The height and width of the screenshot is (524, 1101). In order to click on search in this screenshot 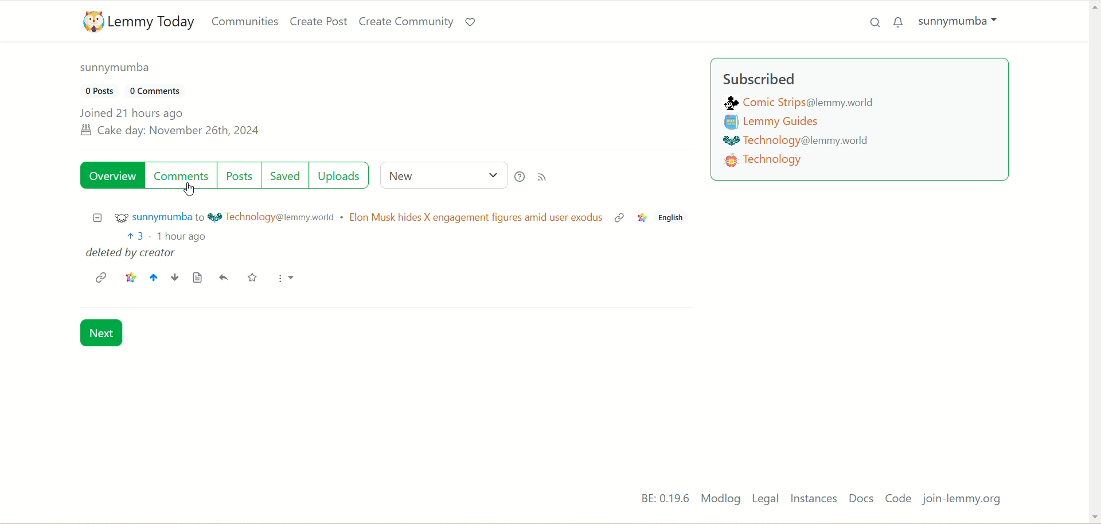, I will do `click(870, 25)`.